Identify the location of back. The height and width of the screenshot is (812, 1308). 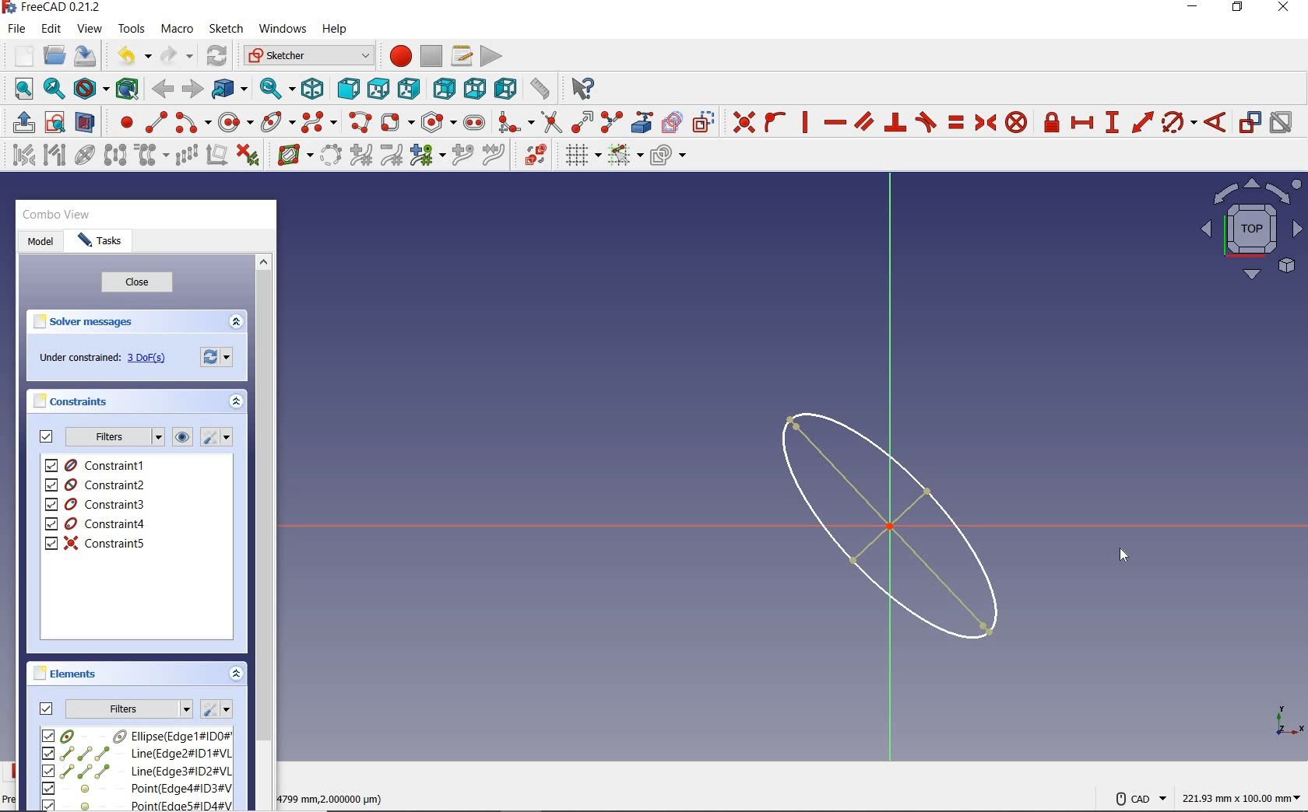
(162, 89).